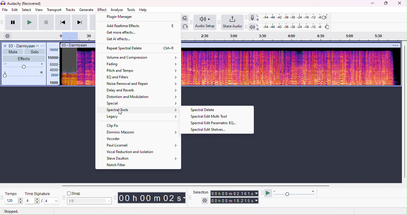 Image resolution: width=407 pixels, height=215 pixels. Describe the element at coordinates (142, 49) in the screenshot. I see `repeat spectral delete` at that location.